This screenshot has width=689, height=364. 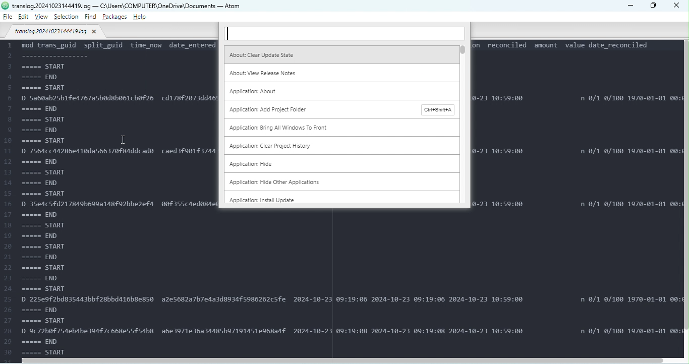 What do you see at coordinates (339, 129) in the screenshot?
I see `Application: Bring all windows to front` at bounding box center [339, 129].